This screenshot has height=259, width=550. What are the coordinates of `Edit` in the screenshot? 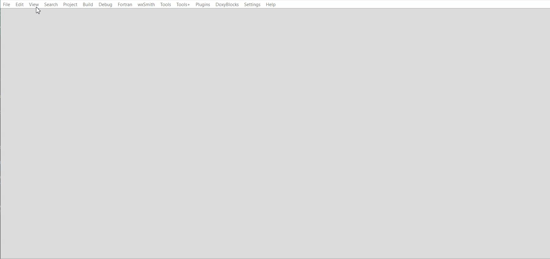 It's located at (20, 4).